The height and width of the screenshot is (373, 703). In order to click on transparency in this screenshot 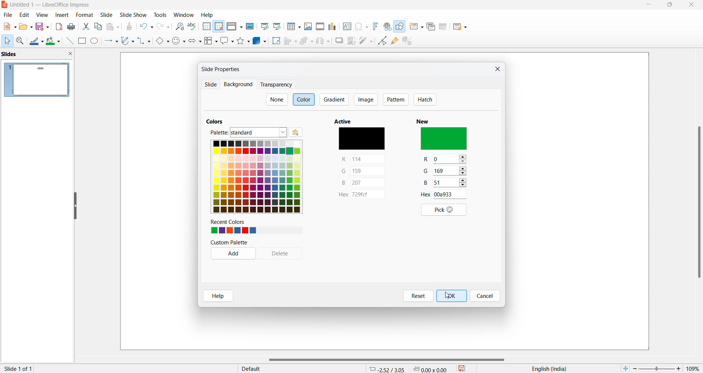, I will do `click(276, 85)`.